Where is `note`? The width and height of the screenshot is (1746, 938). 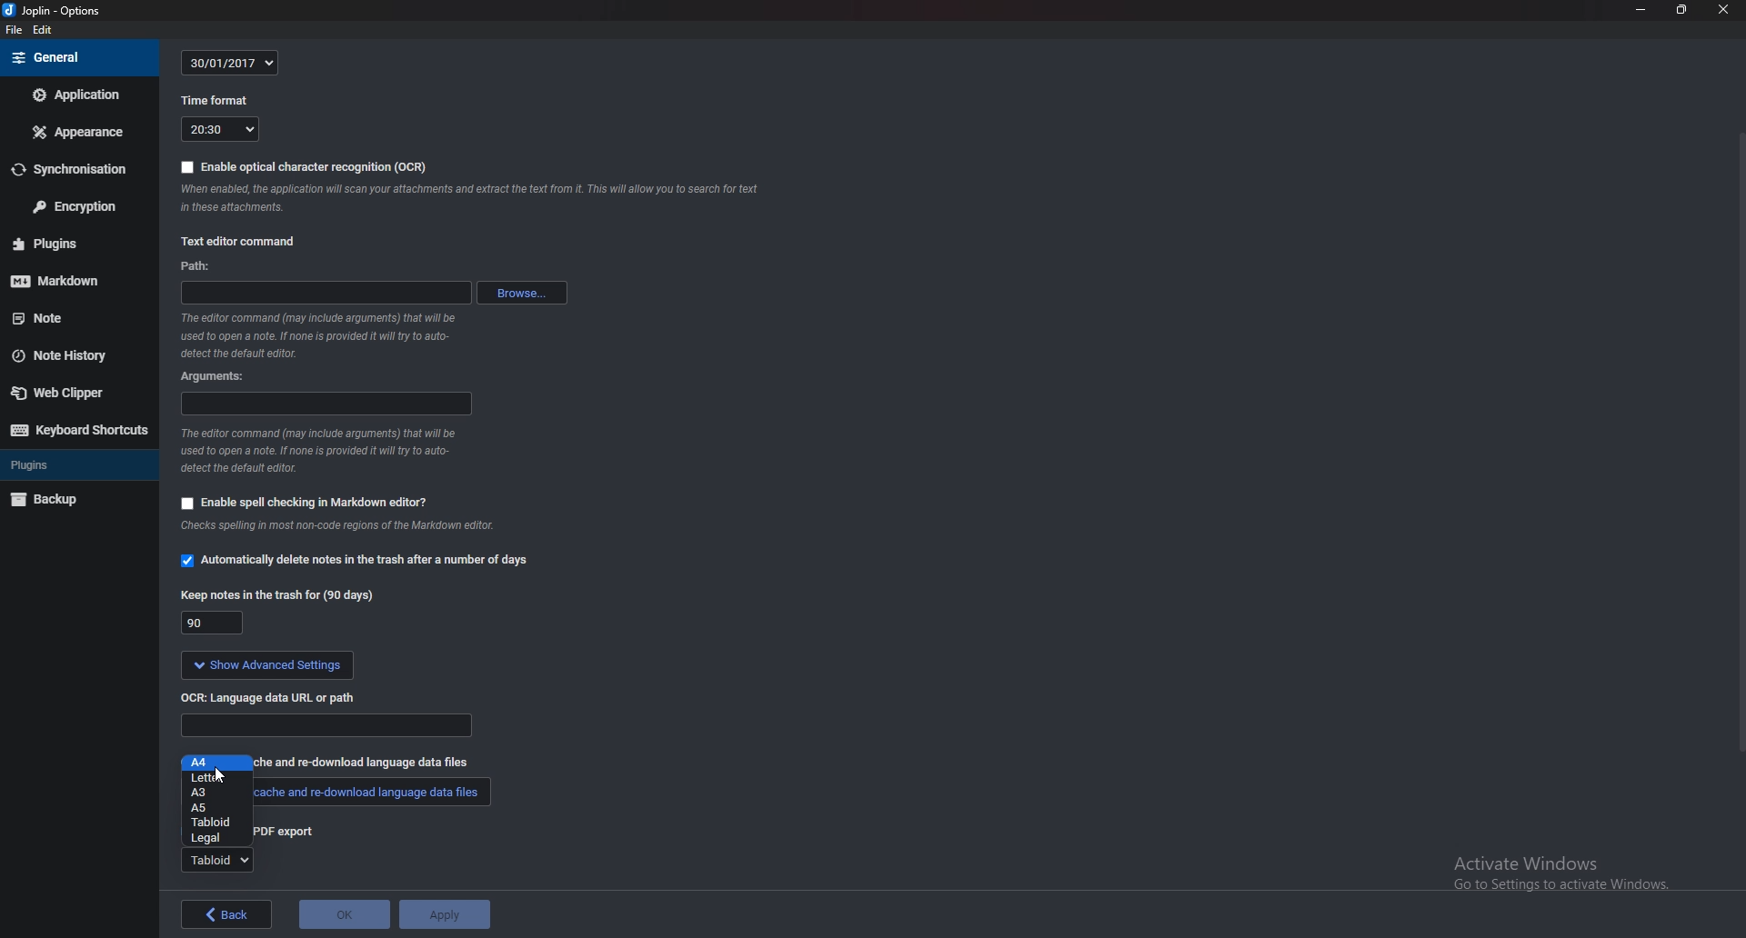
note is located at coordinates (62, 318).